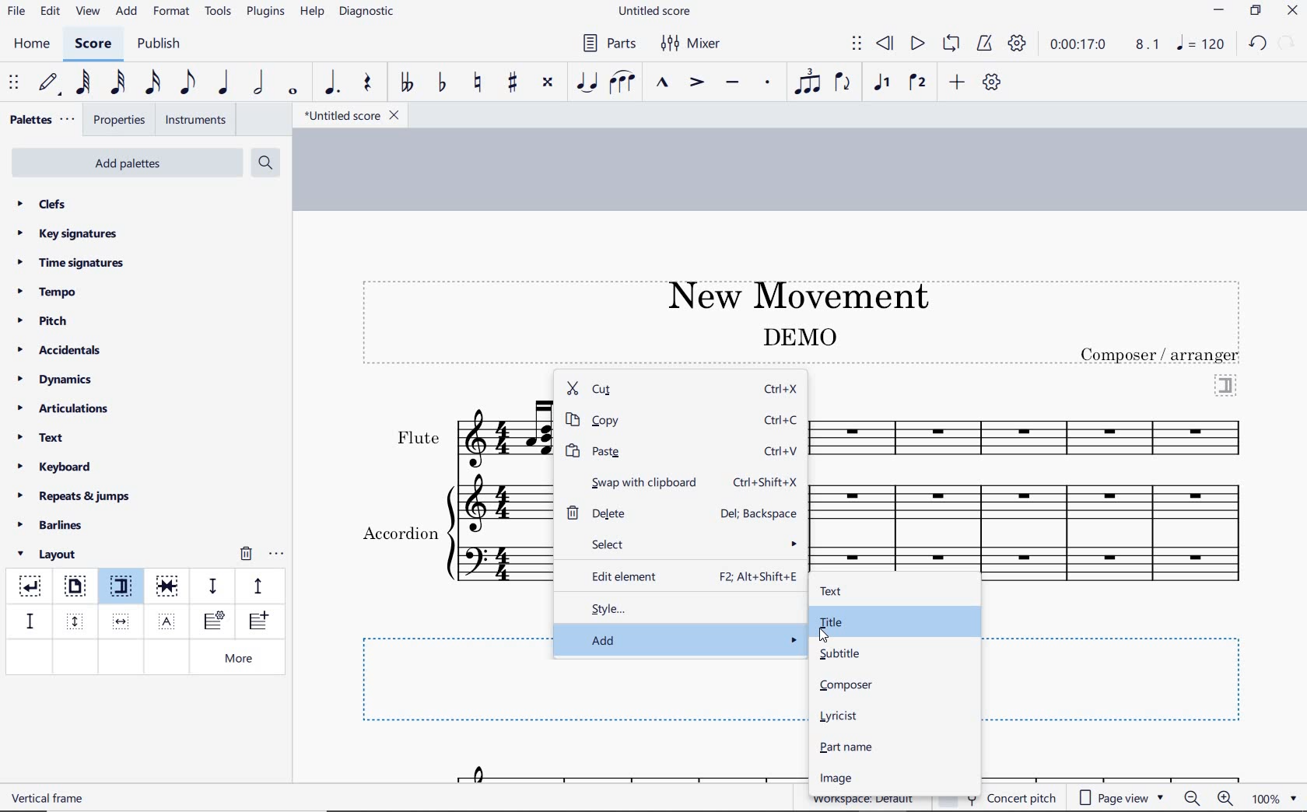 The width and height of the screenshot is (1307, 812). What do you see at coordinates (1202, 44) in the screenshot?
I see `NOTE` at bounding box center [1202, 44].